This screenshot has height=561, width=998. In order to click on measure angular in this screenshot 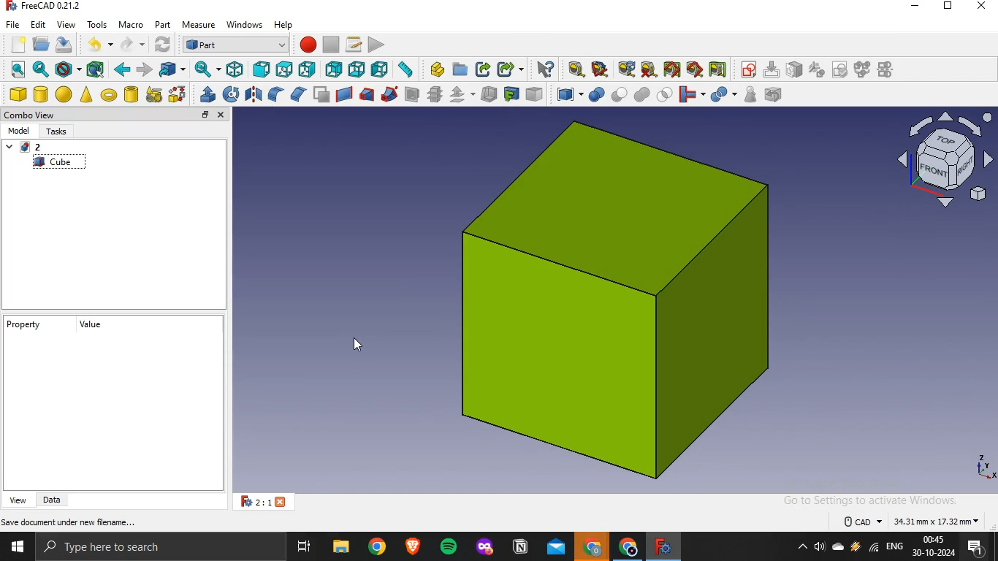, I will do `click(601, 69)`.